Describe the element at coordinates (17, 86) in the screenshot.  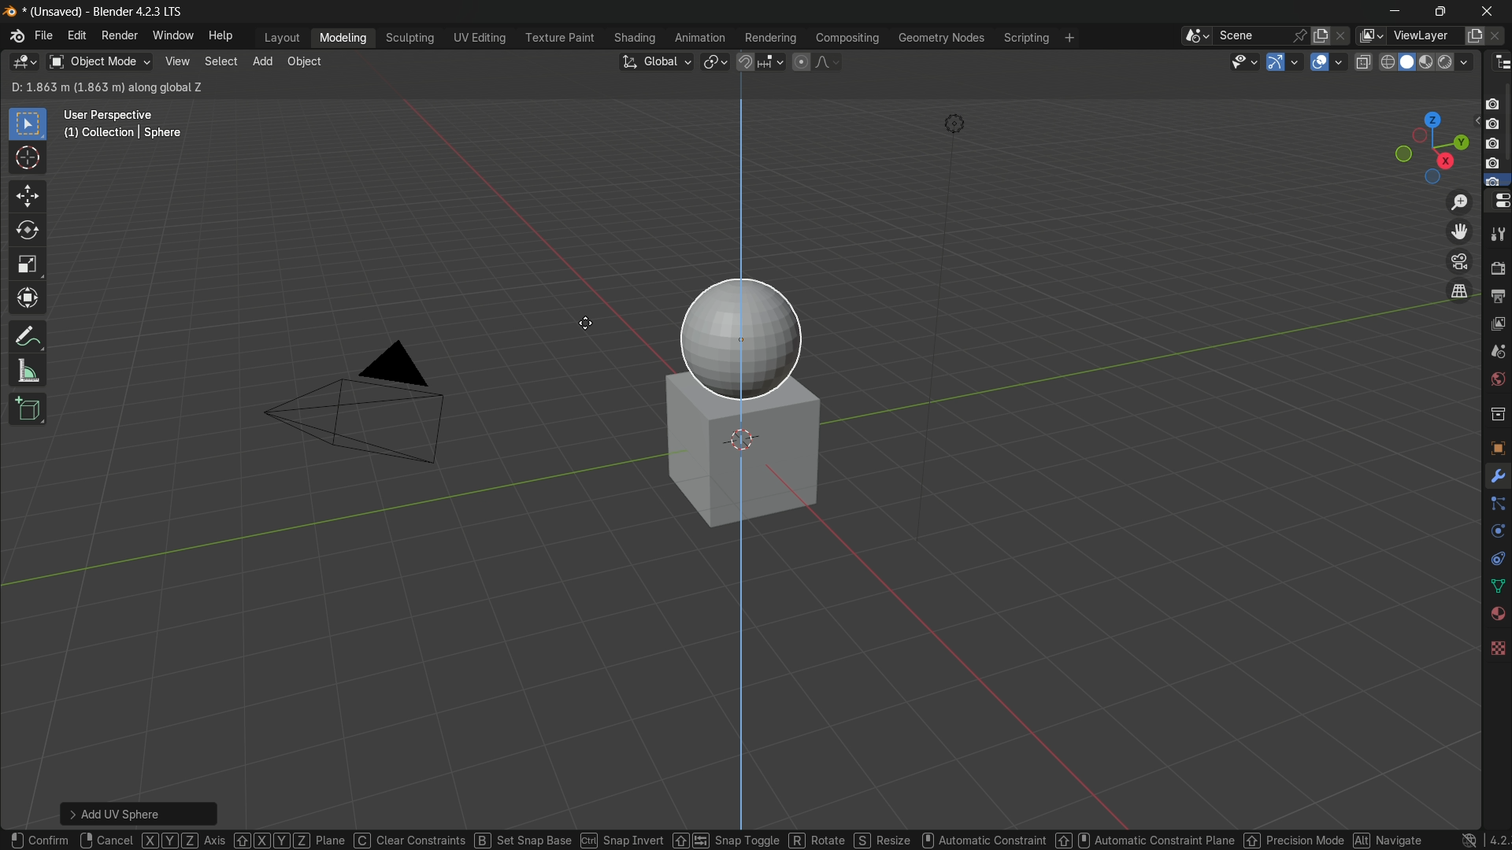
I see `select new selection` at that location.